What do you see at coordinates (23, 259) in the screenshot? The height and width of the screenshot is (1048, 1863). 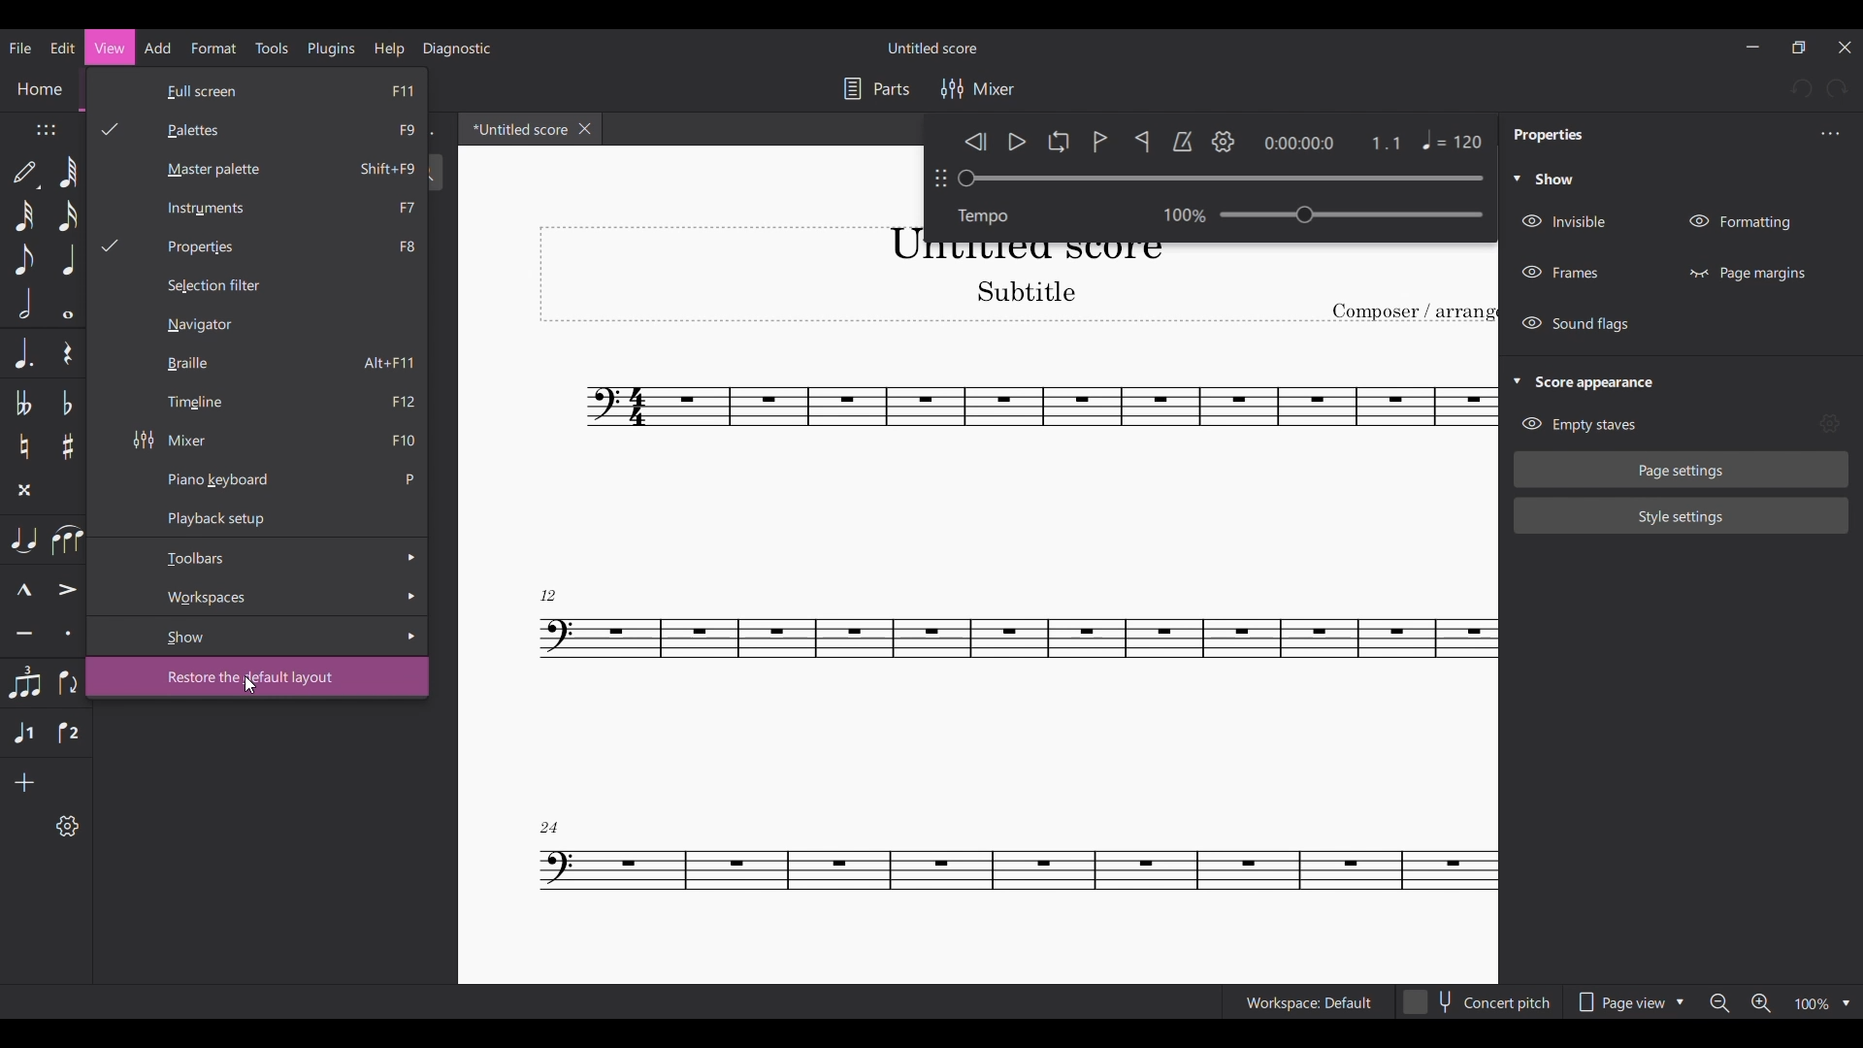 I see `Eighth note` at bounding box center [23, 259].